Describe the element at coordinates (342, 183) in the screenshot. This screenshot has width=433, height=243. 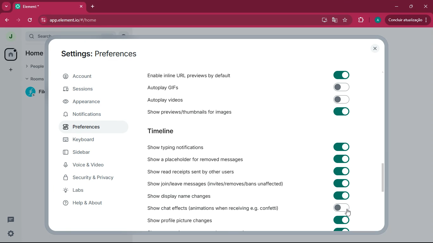
I see `toggle on/off` at that location.